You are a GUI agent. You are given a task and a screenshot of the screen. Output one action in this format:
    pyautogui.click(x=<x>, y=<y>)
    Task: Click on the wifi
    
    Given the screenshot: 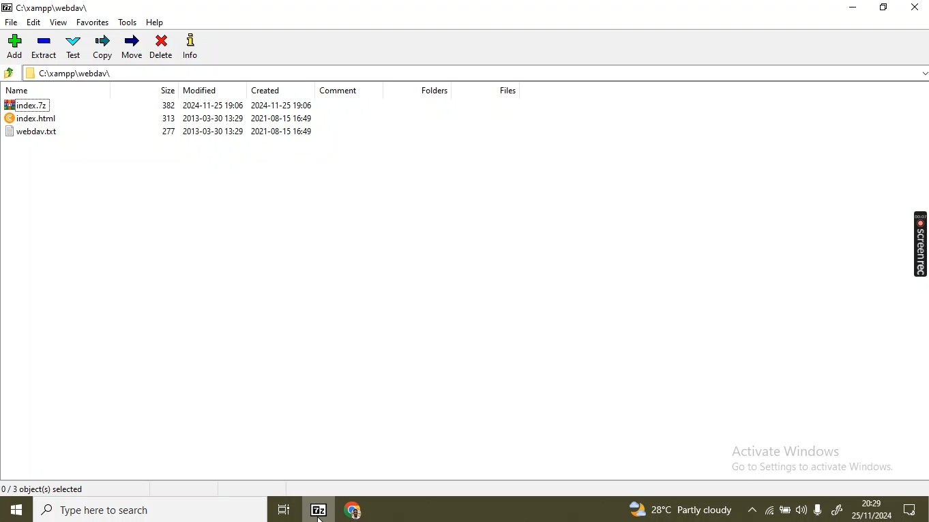 What is the action you would take?
    pyautogui.click(x=769, y=512)
    